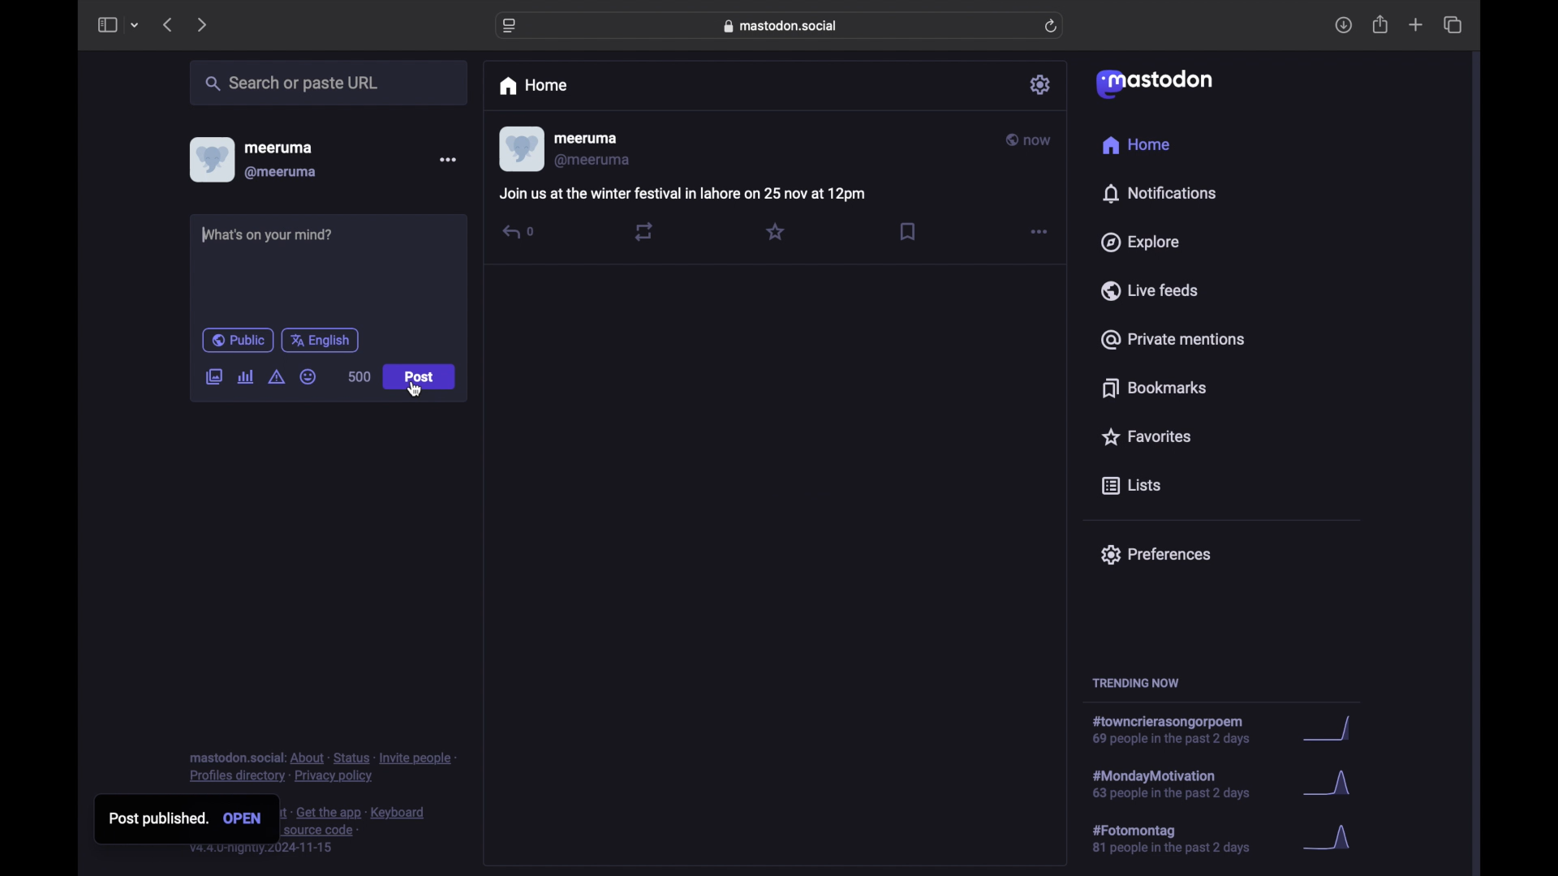 This screenshot has width=1558, height=876. Describe the element at coordinates (1138, 243) in the screenshot. I see `explore` at that location.